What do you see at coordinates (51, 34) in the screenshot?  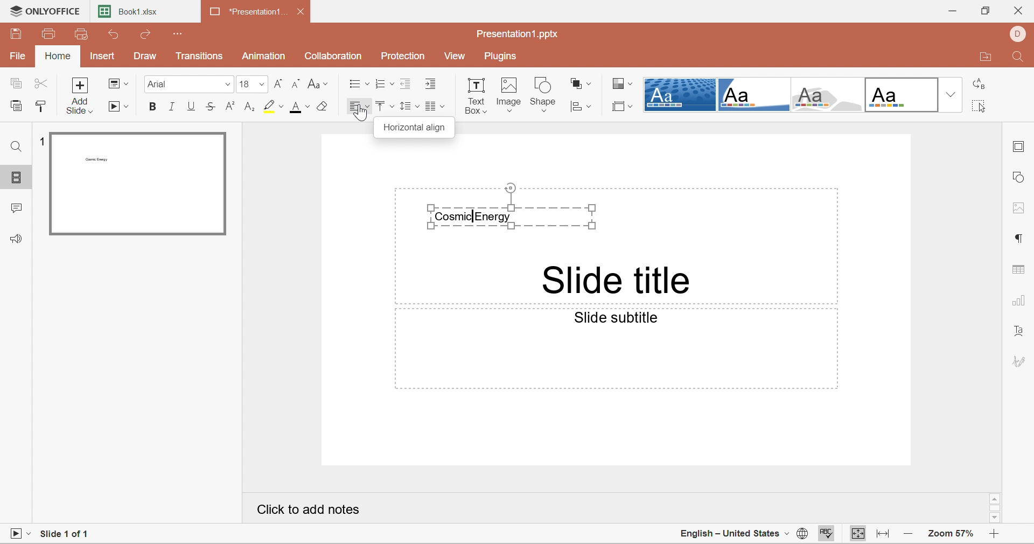 I see `Print` at bounding box center [51, 34].